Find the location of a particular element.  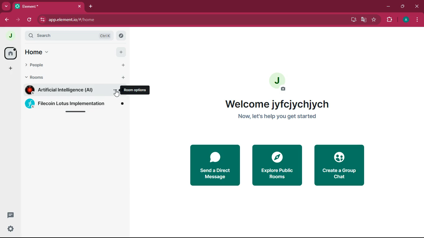

room options is located at coordinates (115, 91).